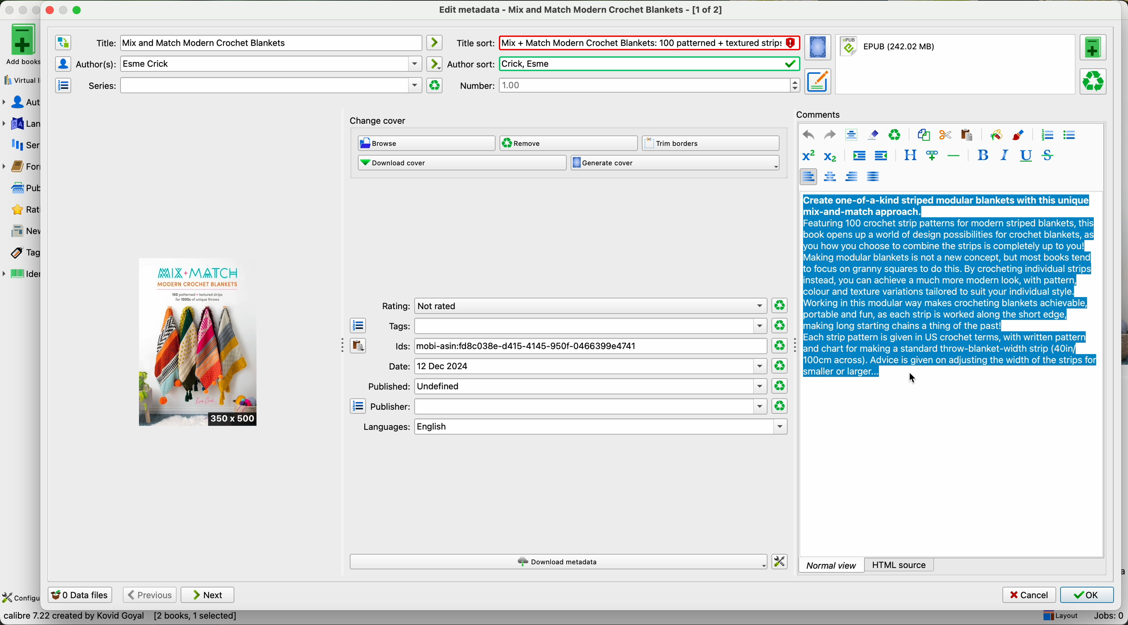  I want to click on open the manage publishers editor, so click(358, 406).